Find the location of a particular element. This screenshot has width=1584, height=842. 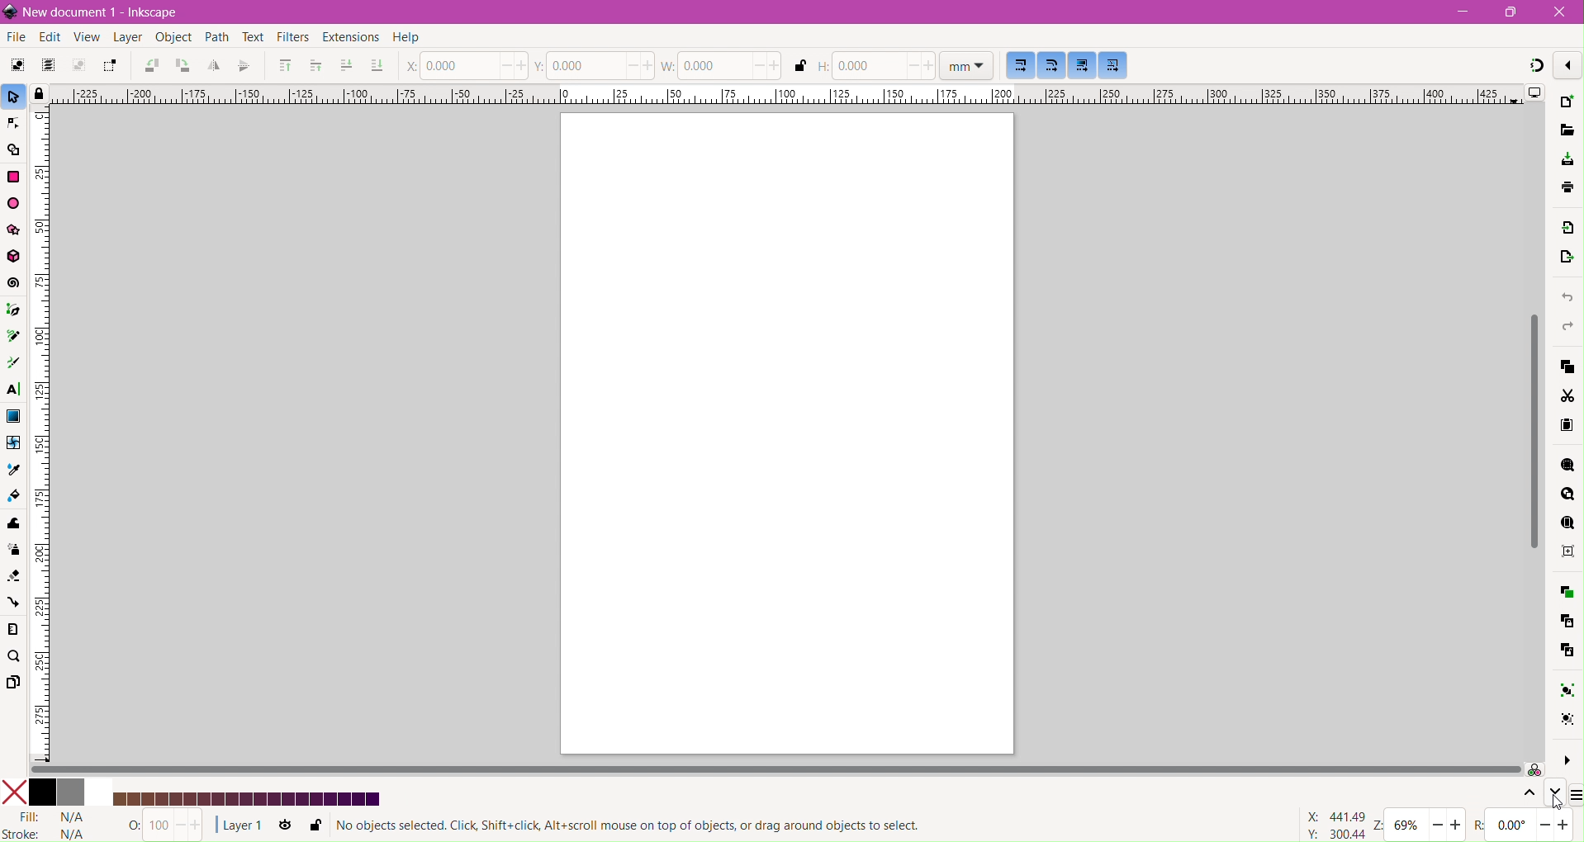

Object Flip Vertical is located at coordinates (244, 66).